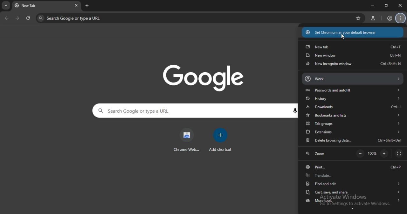 Image resolution: width=407 pixels, height=214 pixels. I want to click on reload page, so click(30, 18).